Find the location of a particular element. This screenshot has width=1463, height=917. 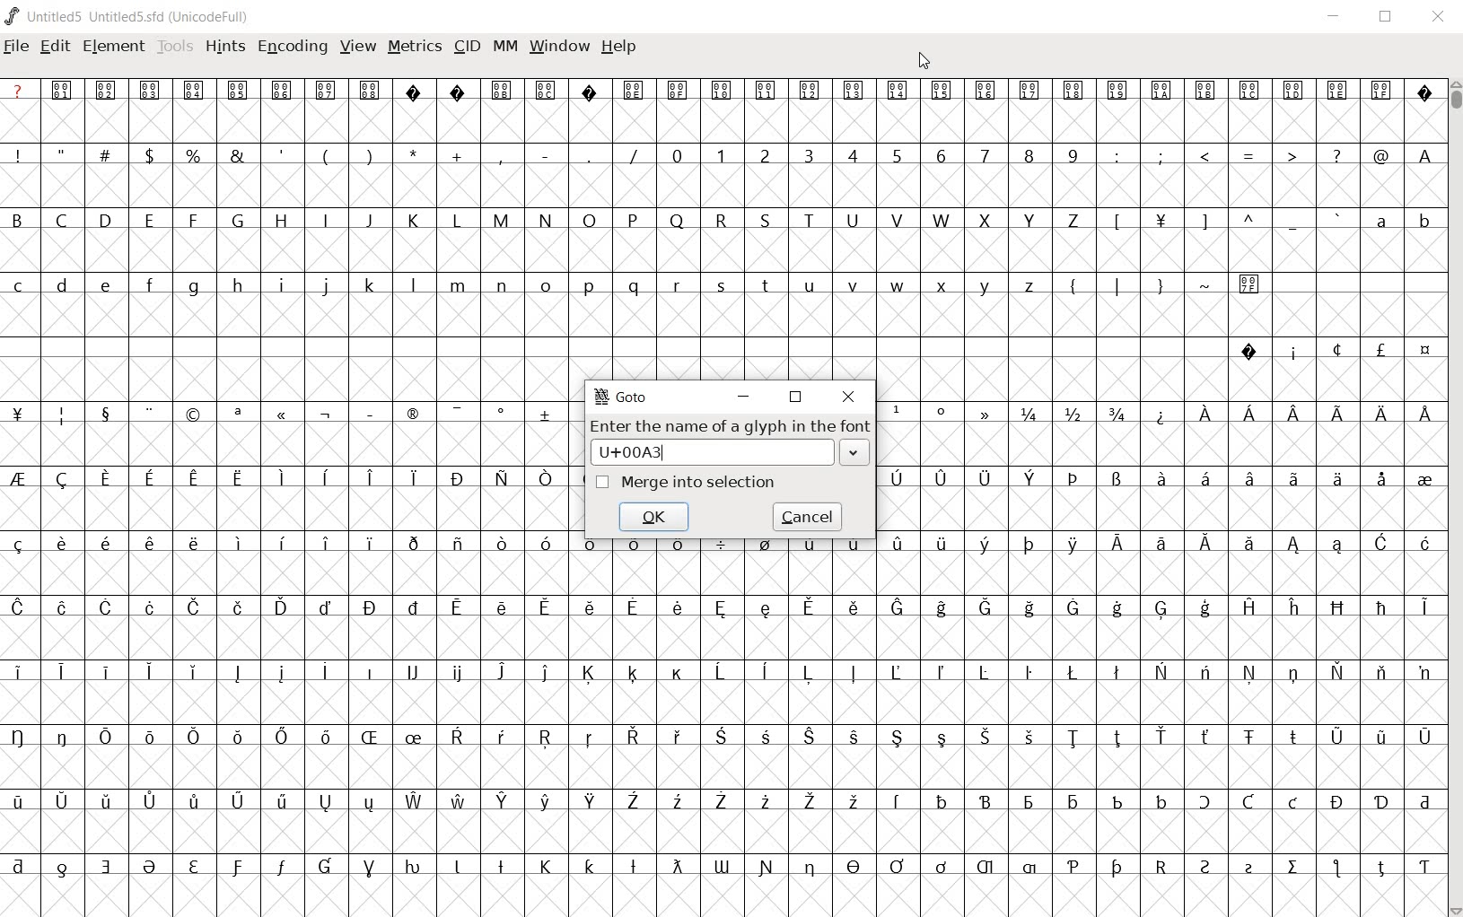

Symbol is located at coordinates (723, 866).